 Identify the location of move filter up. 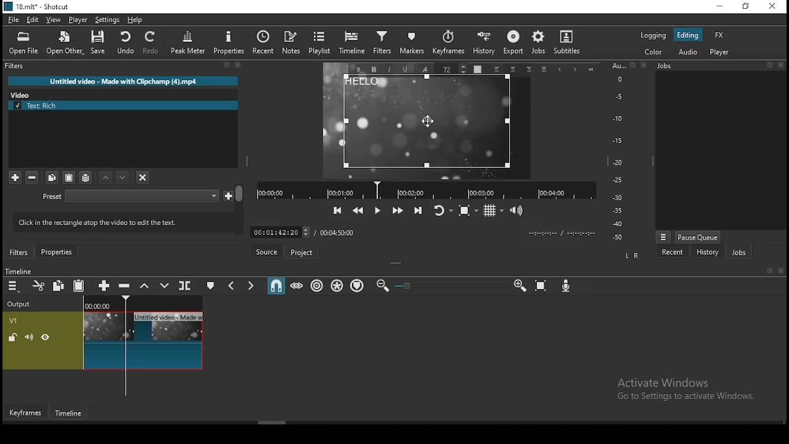
(124, 177).